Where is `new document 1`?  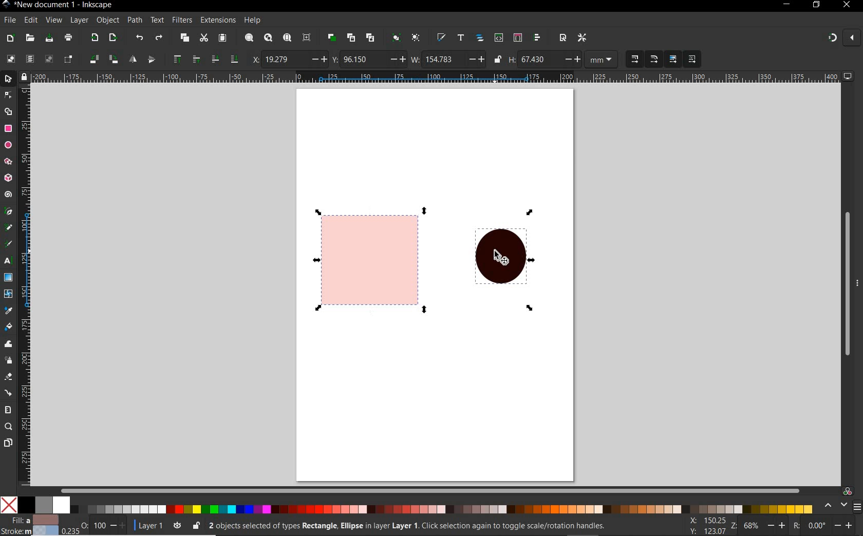
new document 1 is located at coordinates (67, 5).